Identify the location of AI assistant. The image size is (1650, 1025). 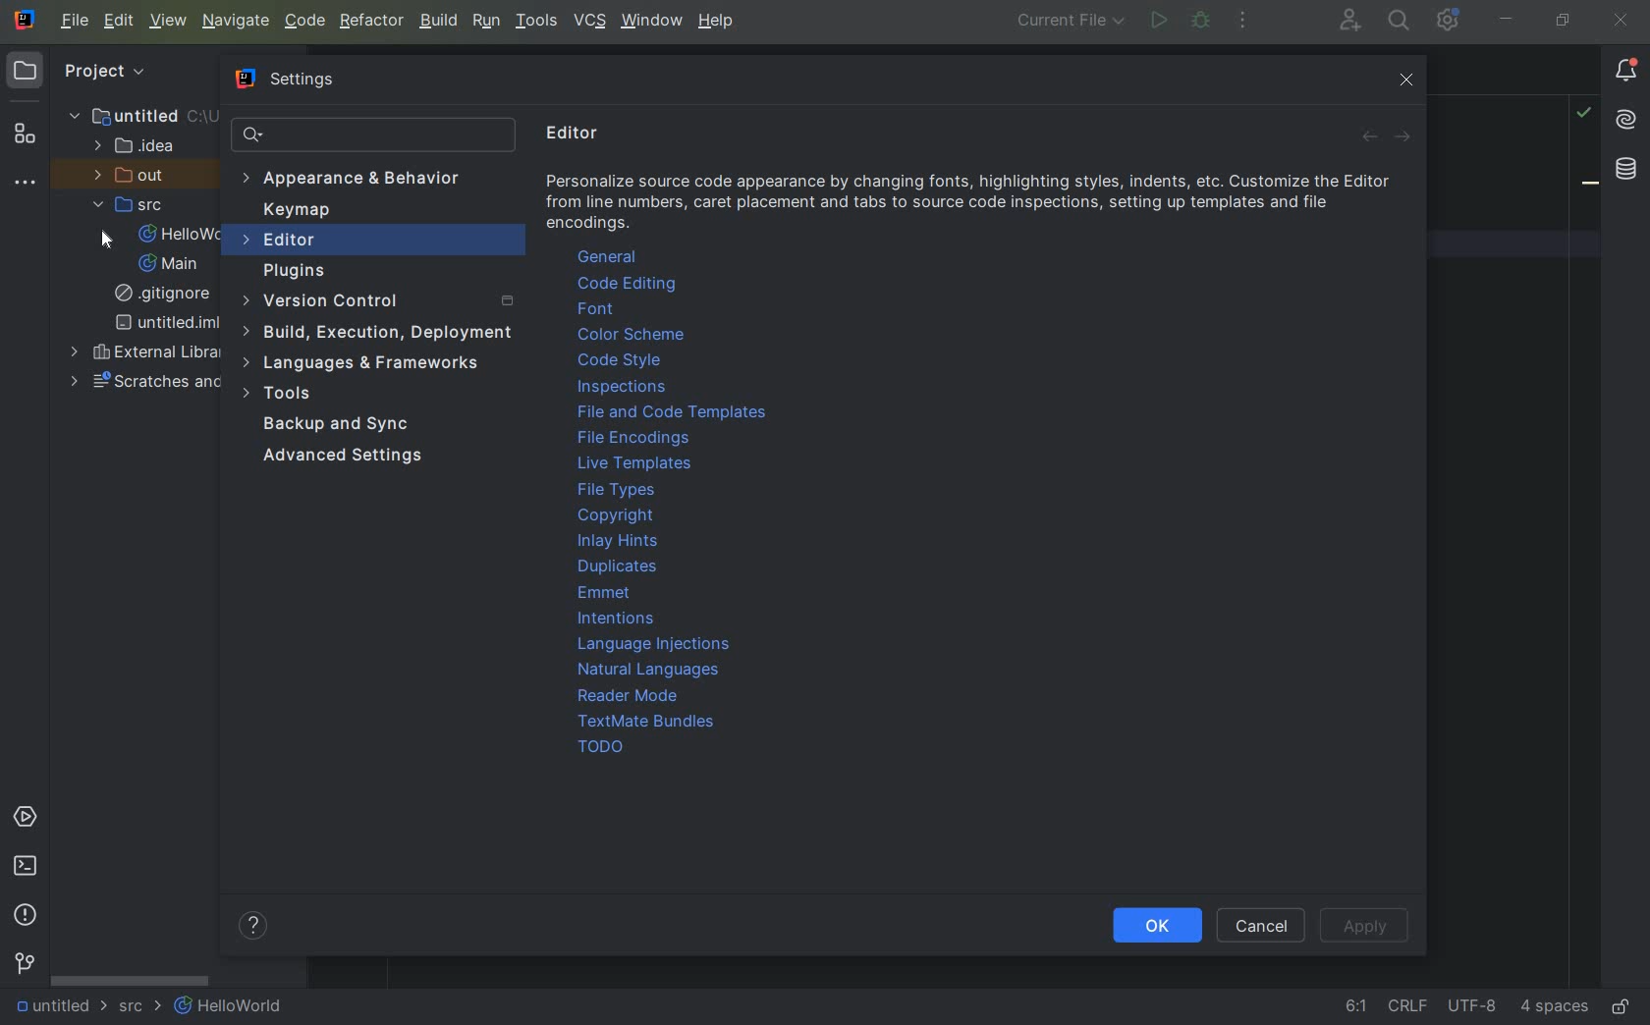
(1624, 121).